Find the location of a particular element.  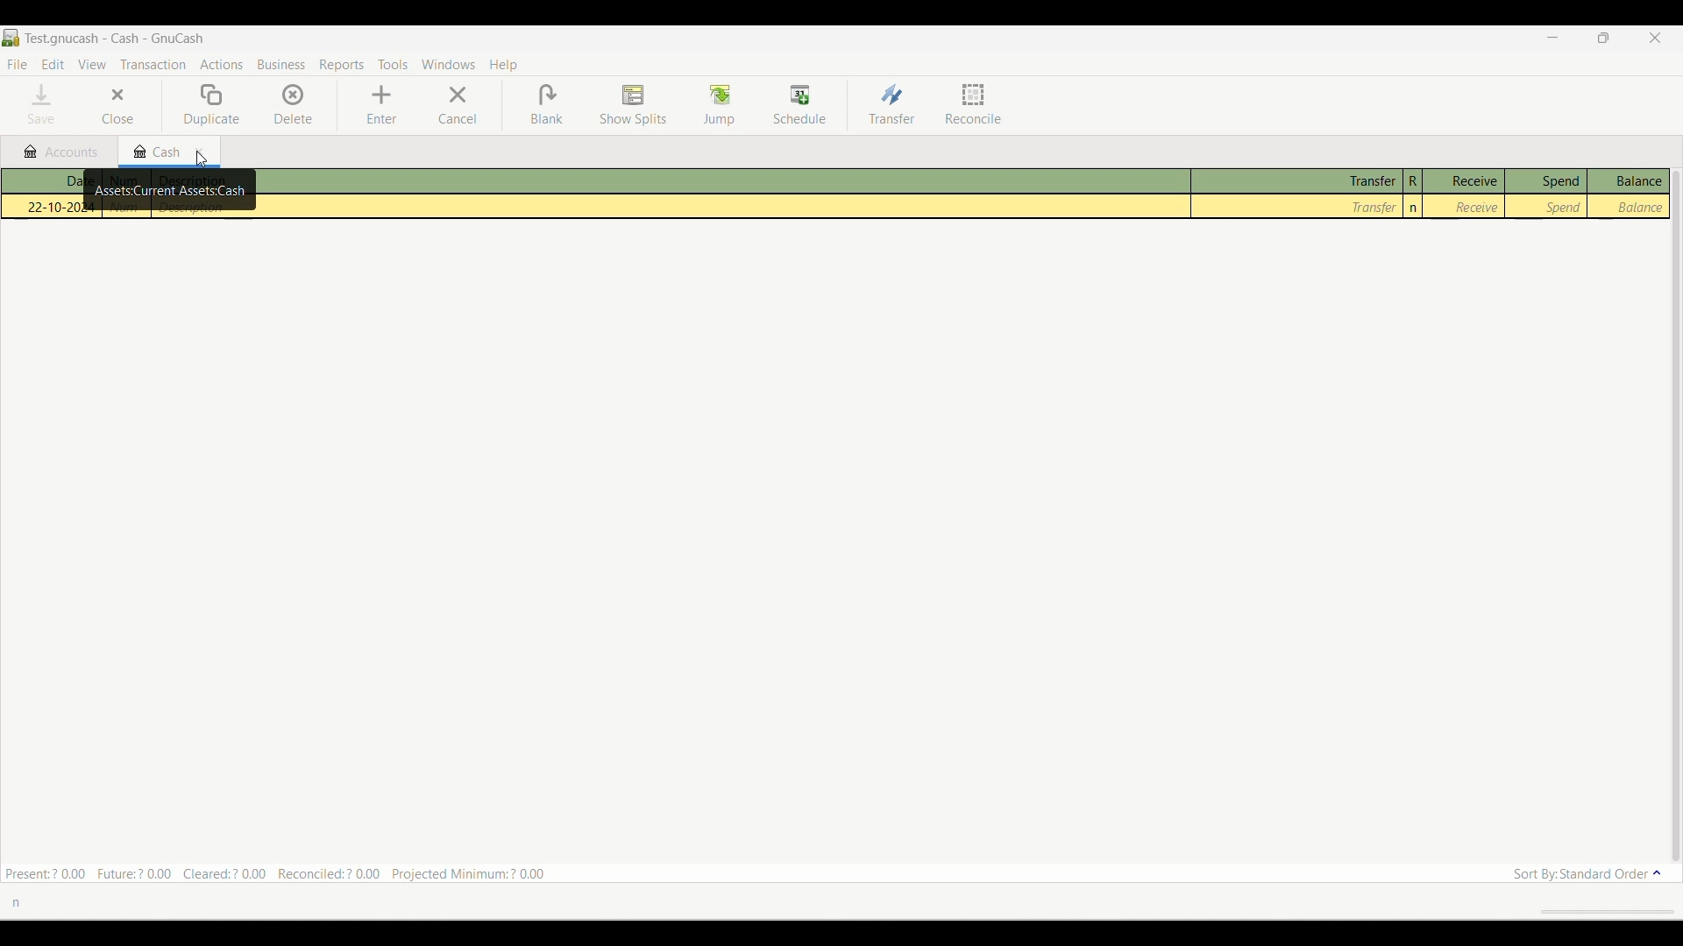

Help is located at coordinates (504, 65).